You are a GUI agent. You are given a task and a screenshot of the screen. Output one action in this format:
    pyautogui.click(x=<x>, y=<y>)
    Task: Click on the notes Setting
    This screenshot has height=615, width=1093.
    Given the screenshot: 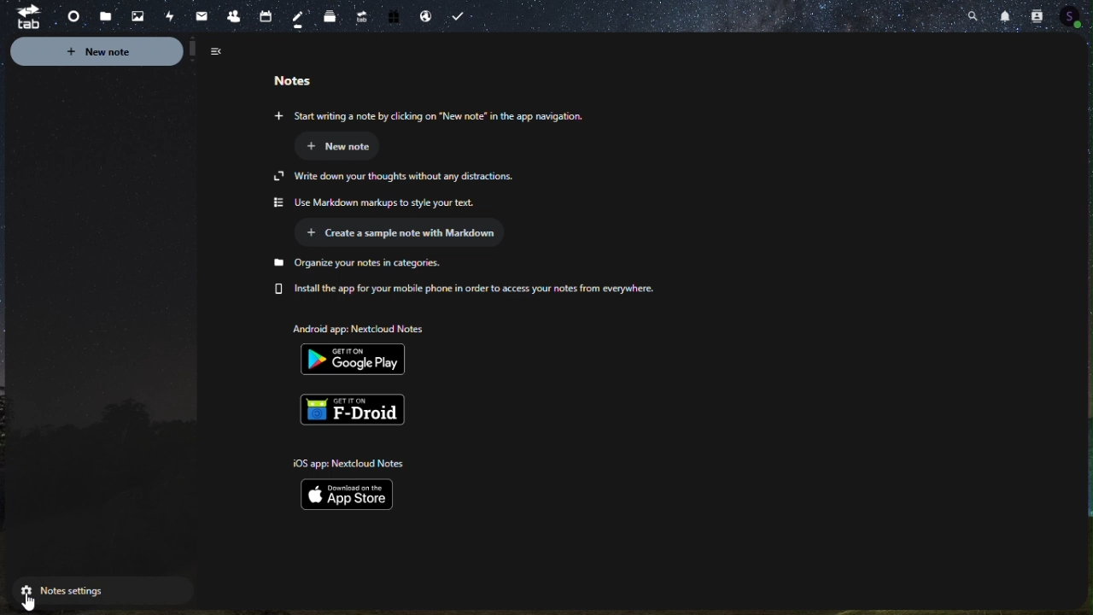 What is the action you would take?
    pyautogui.click(x=91, y=593)
    